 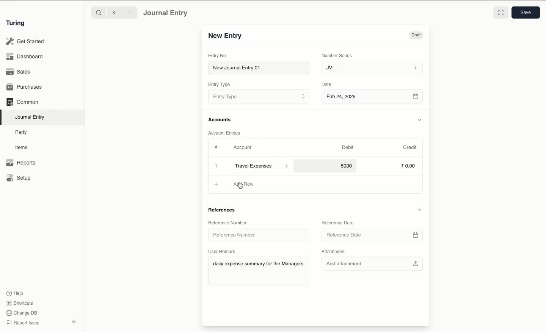 I want to click on cursor, so click(x=241, y=186).